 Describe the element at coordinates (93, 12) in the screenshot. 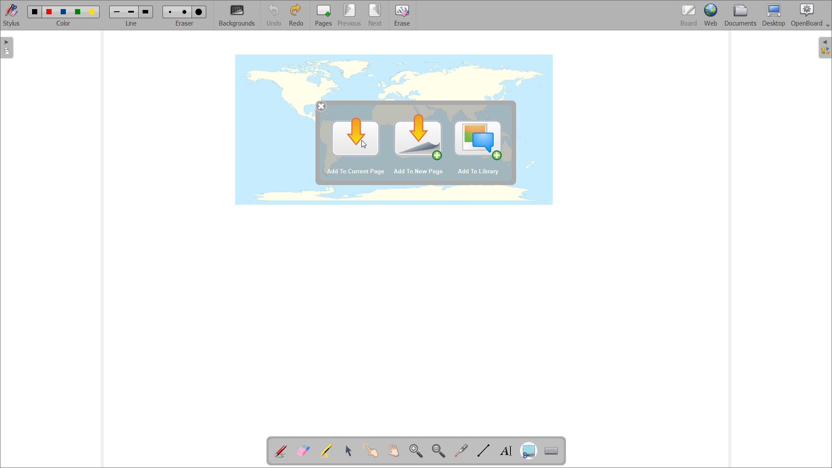

I see `yellow` at that location.